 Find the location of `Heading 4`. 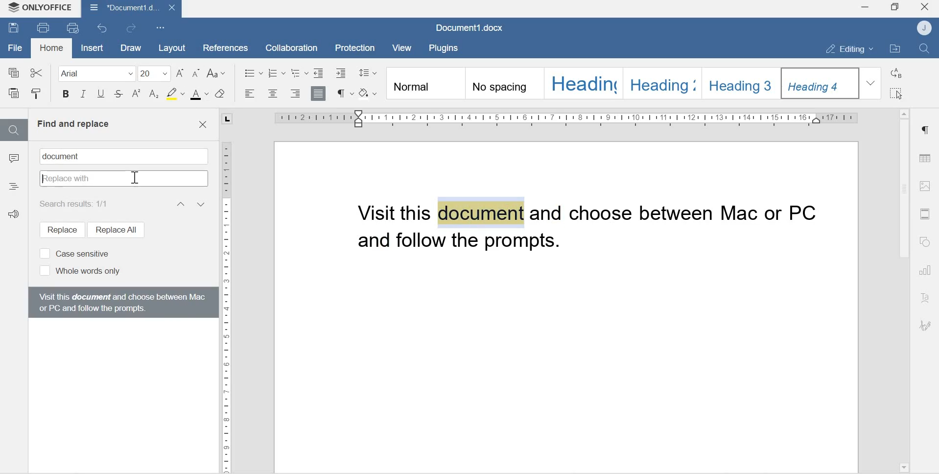

Heading 4 is located at coordinates (821, 83).